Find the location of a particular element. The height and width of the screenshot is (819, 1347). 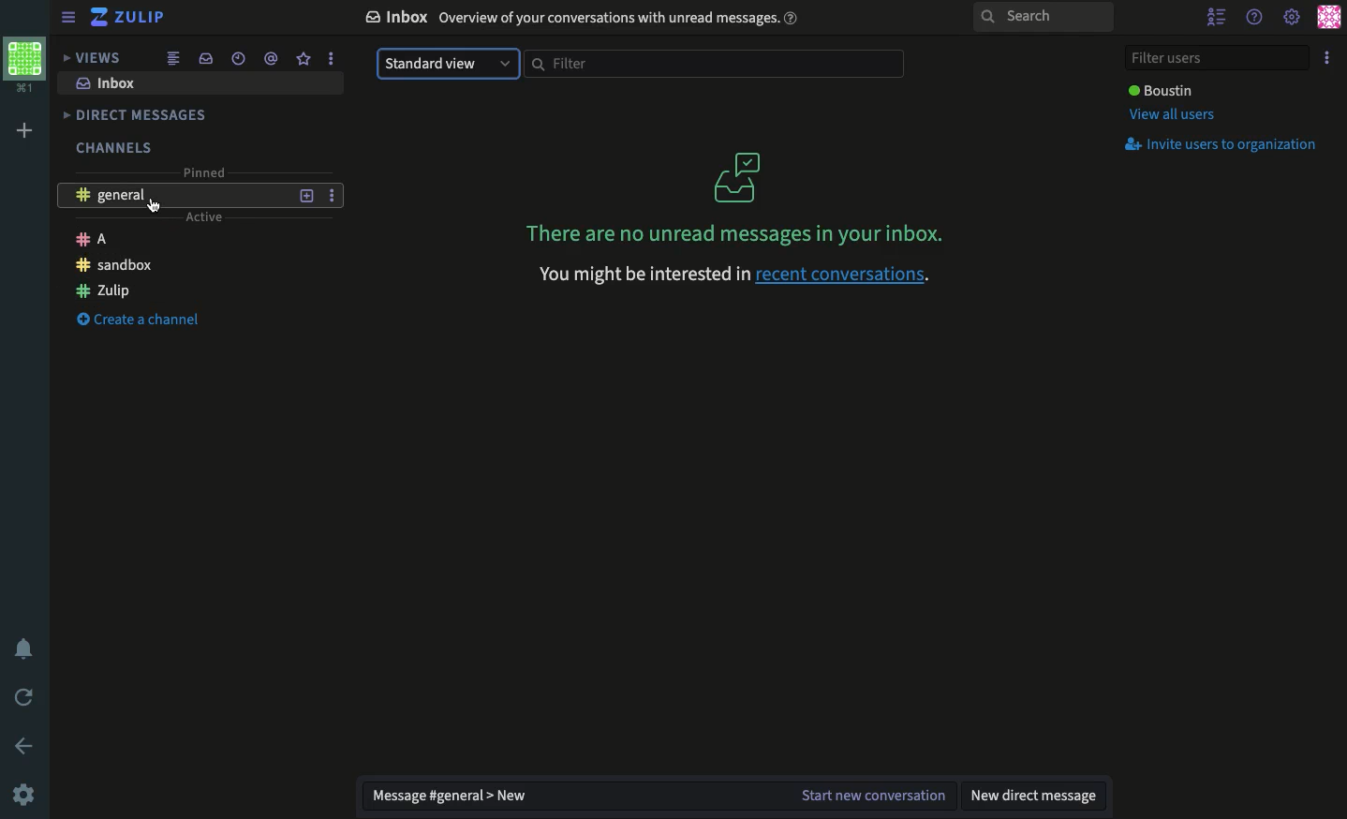

Message is located at coordinates (660, 794).